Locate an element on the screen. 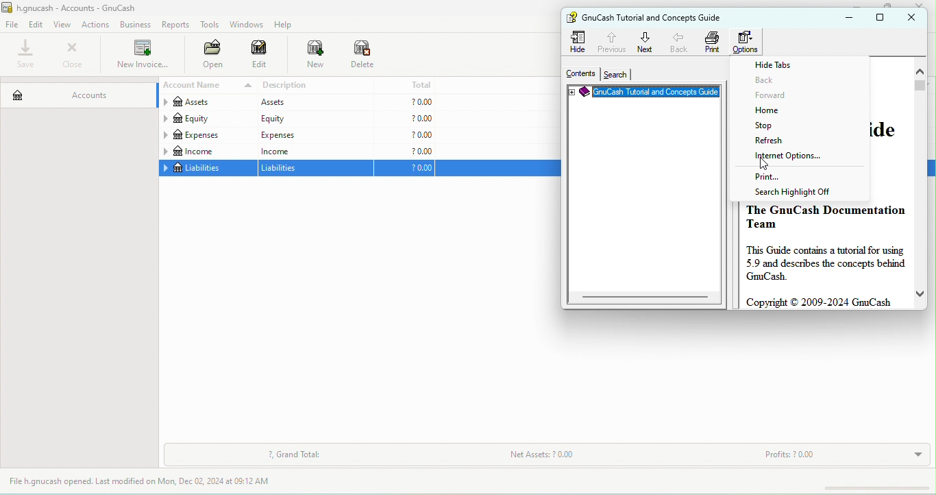  accounts is located at coordinates (77, 92).